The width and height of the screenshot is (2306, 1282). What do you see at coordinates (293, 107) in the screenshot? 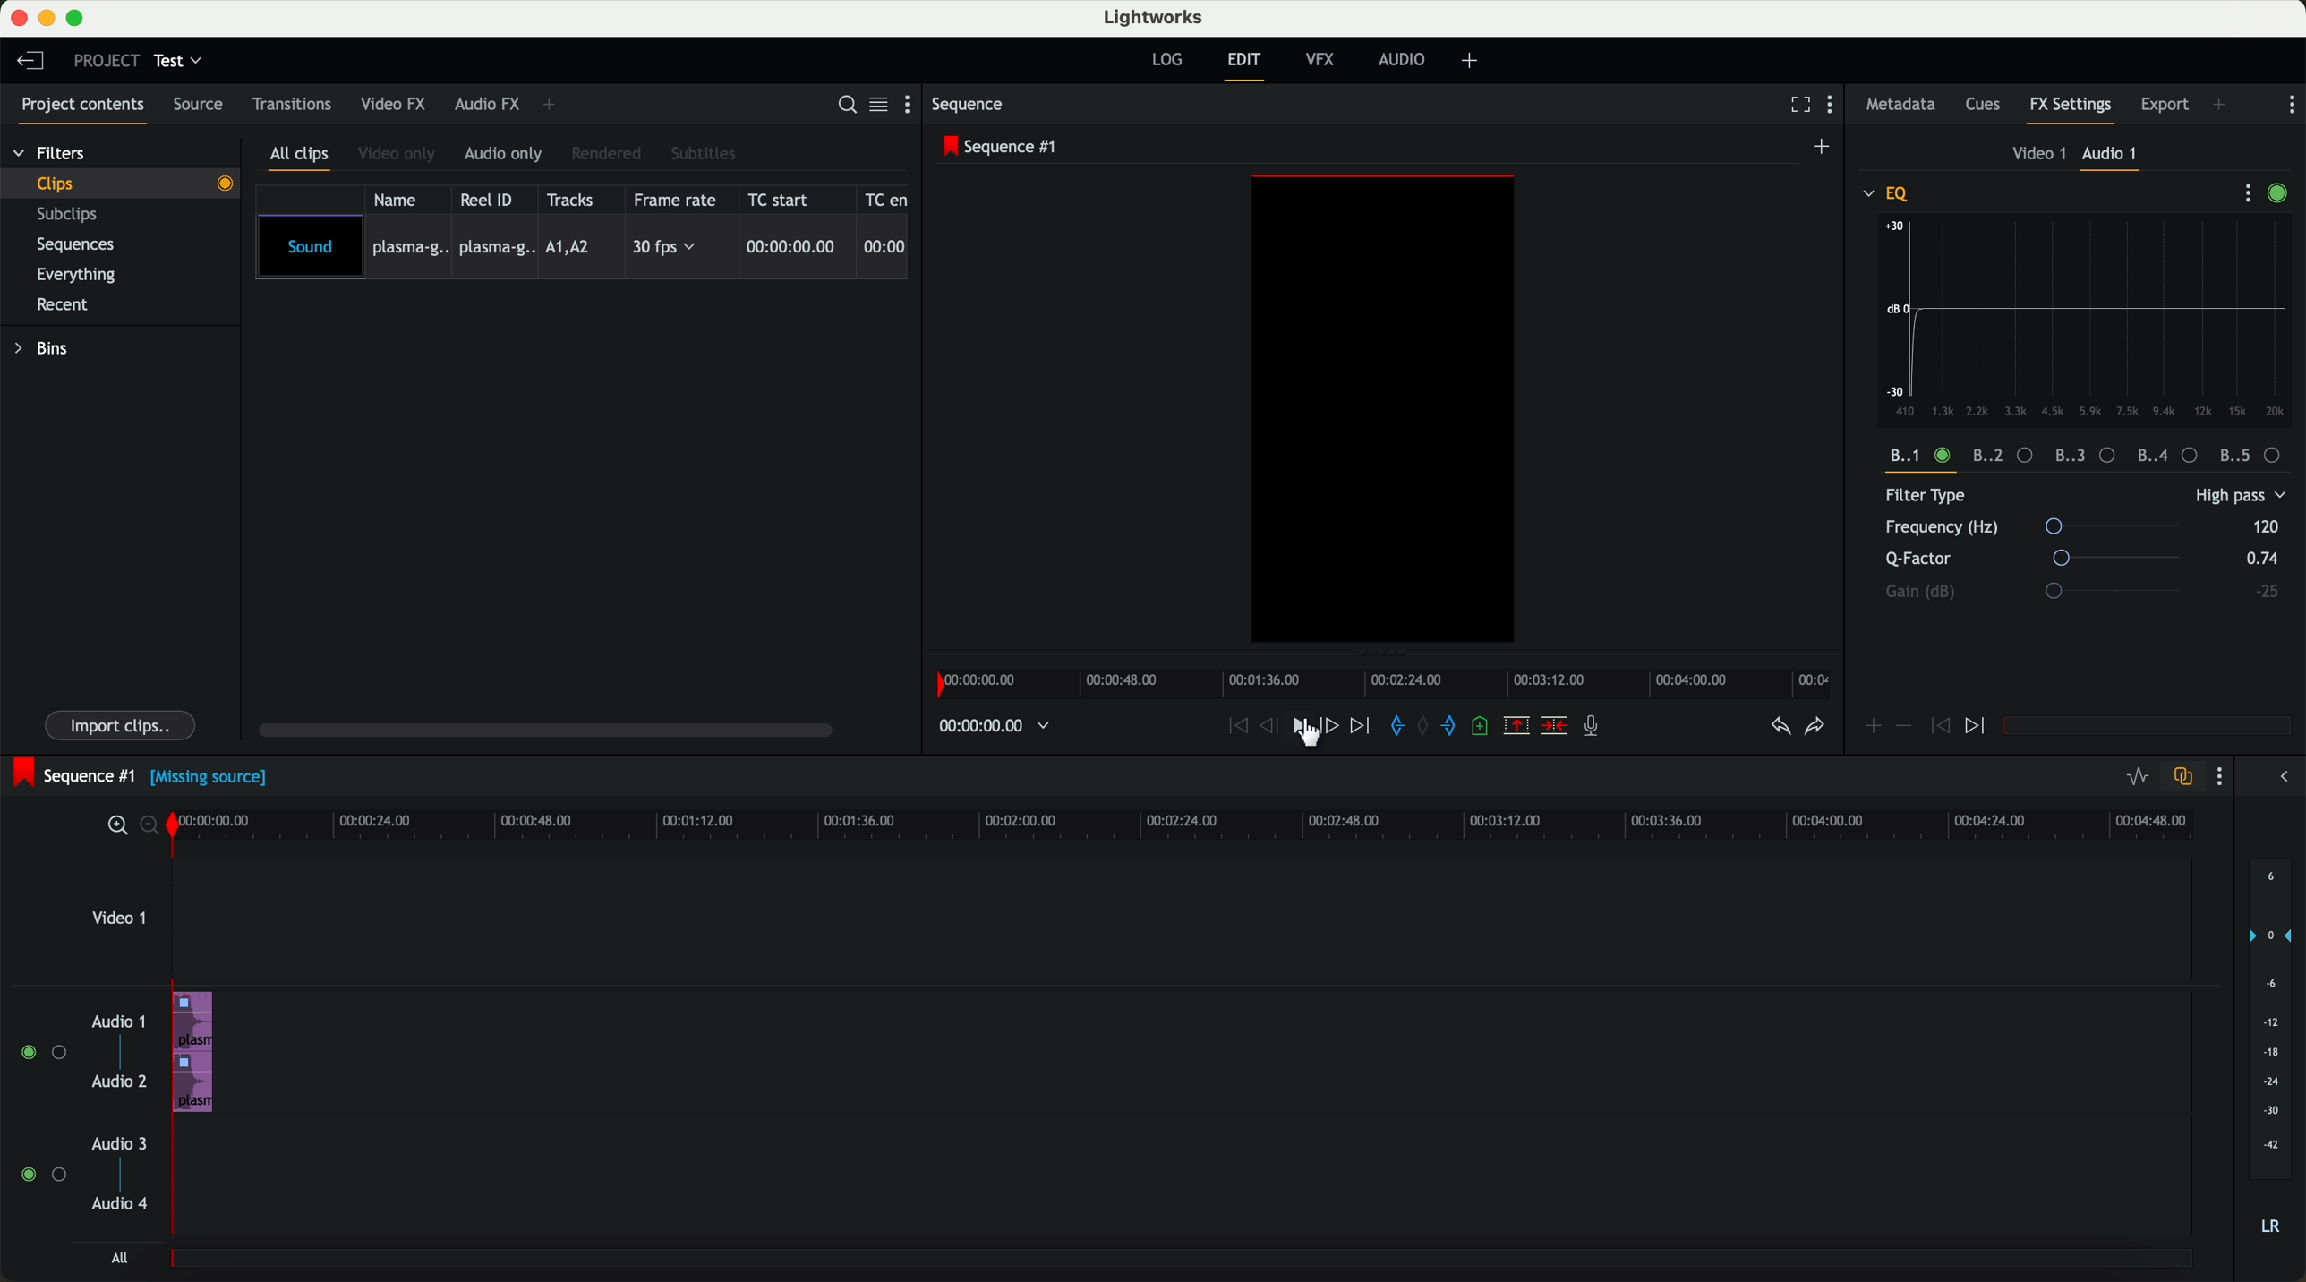
I see `transitions` at bounding box center [293, 107].